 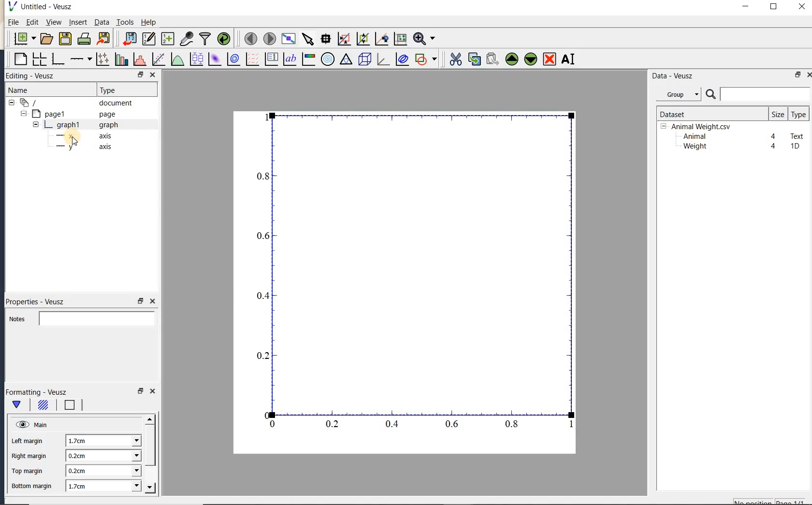 What do you see at coordinates (103, 59) in the screenshot?
I see `plot points with lines and errorbars` at bounding box center [103, 59].